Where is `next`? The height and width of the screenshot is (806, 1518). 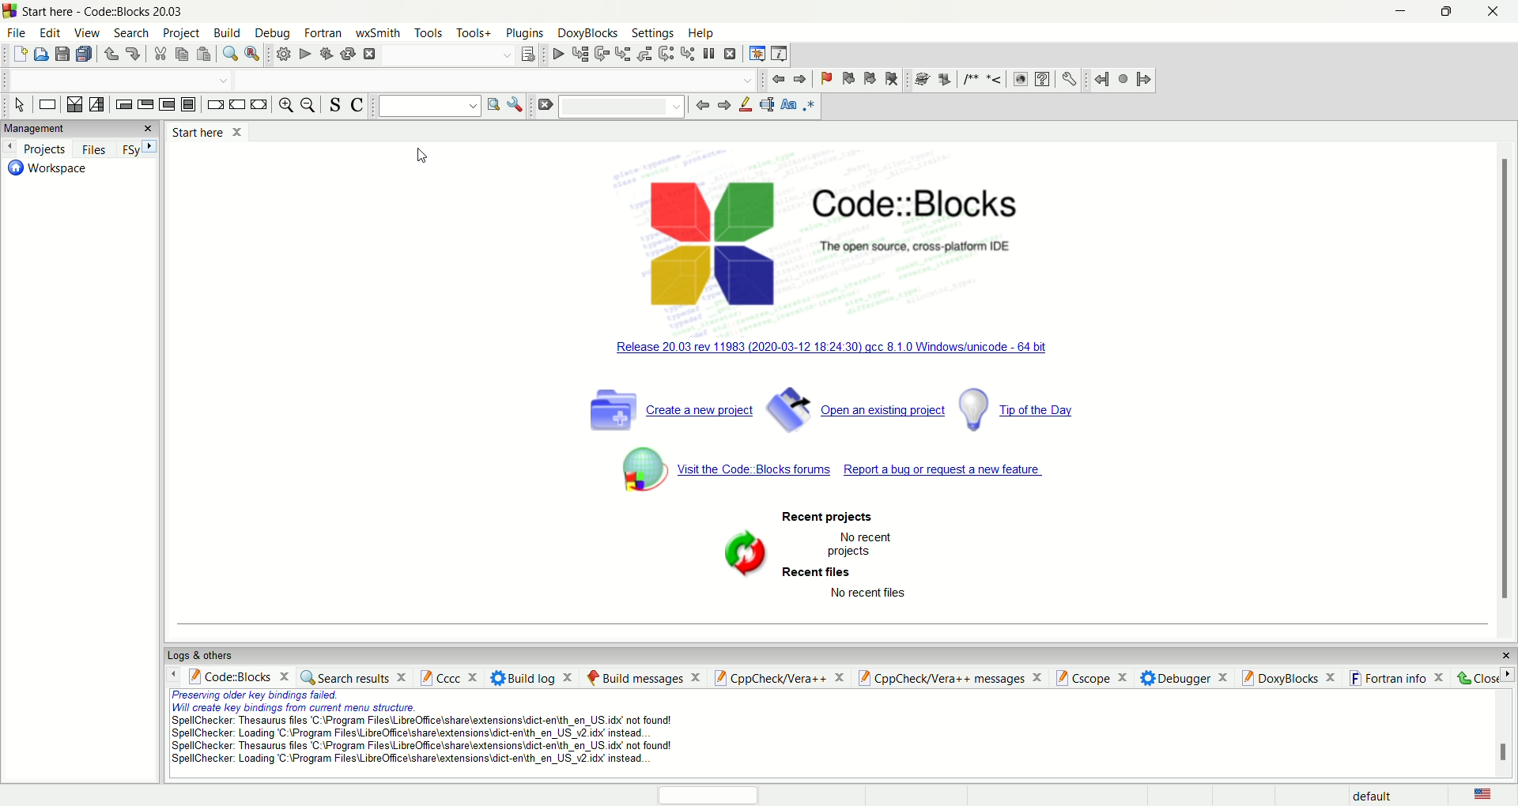
next is located at coordinates (148, 148).